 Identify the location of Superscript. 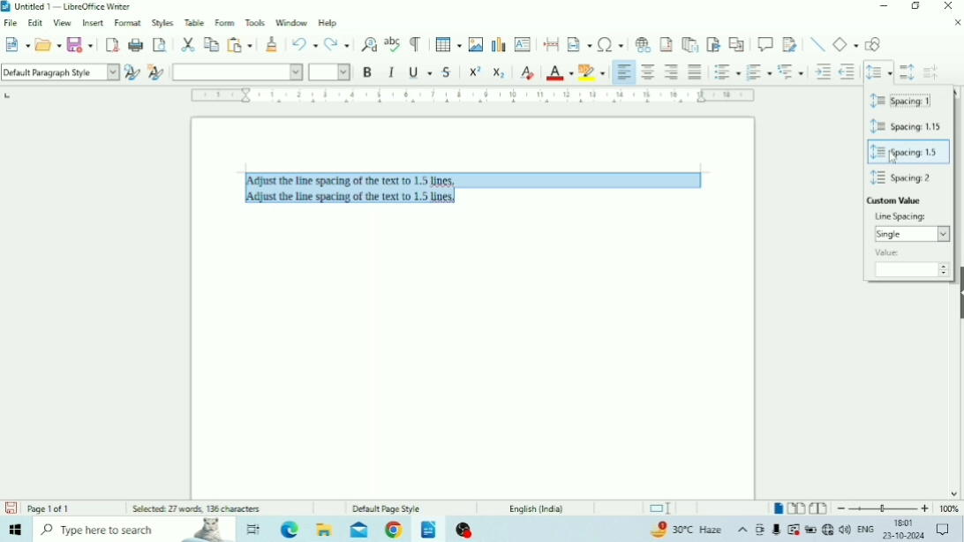
(475, 72).